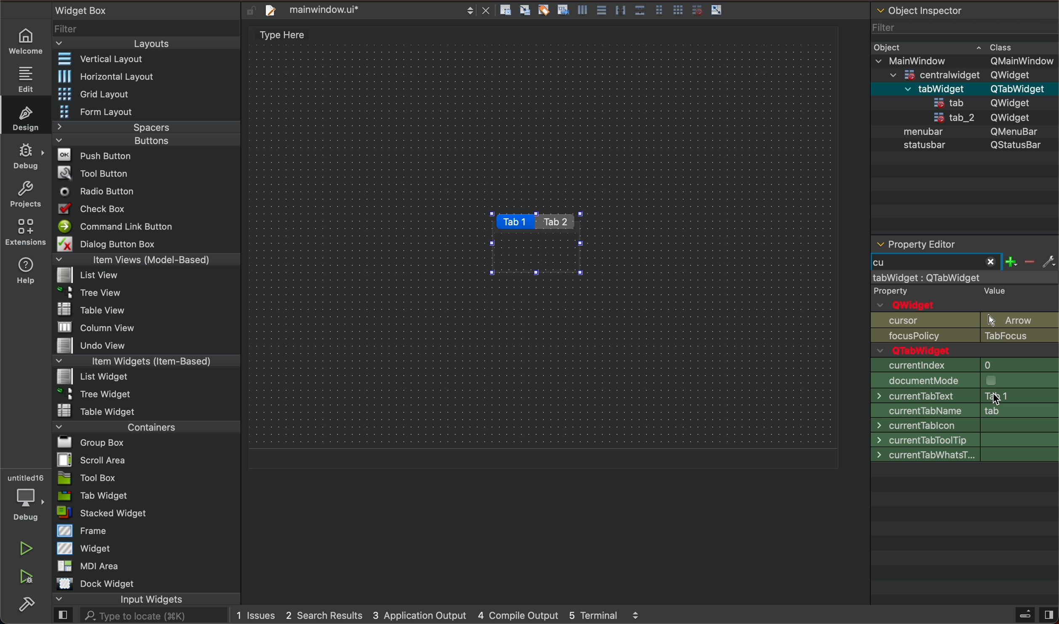 Image resolution: width=1059 pixels, height=624 pixels. What do you see at coordinates (147, 260) in the screenshot?
I see `Item Views (Model-Based)` at bounding box center [147, 260].